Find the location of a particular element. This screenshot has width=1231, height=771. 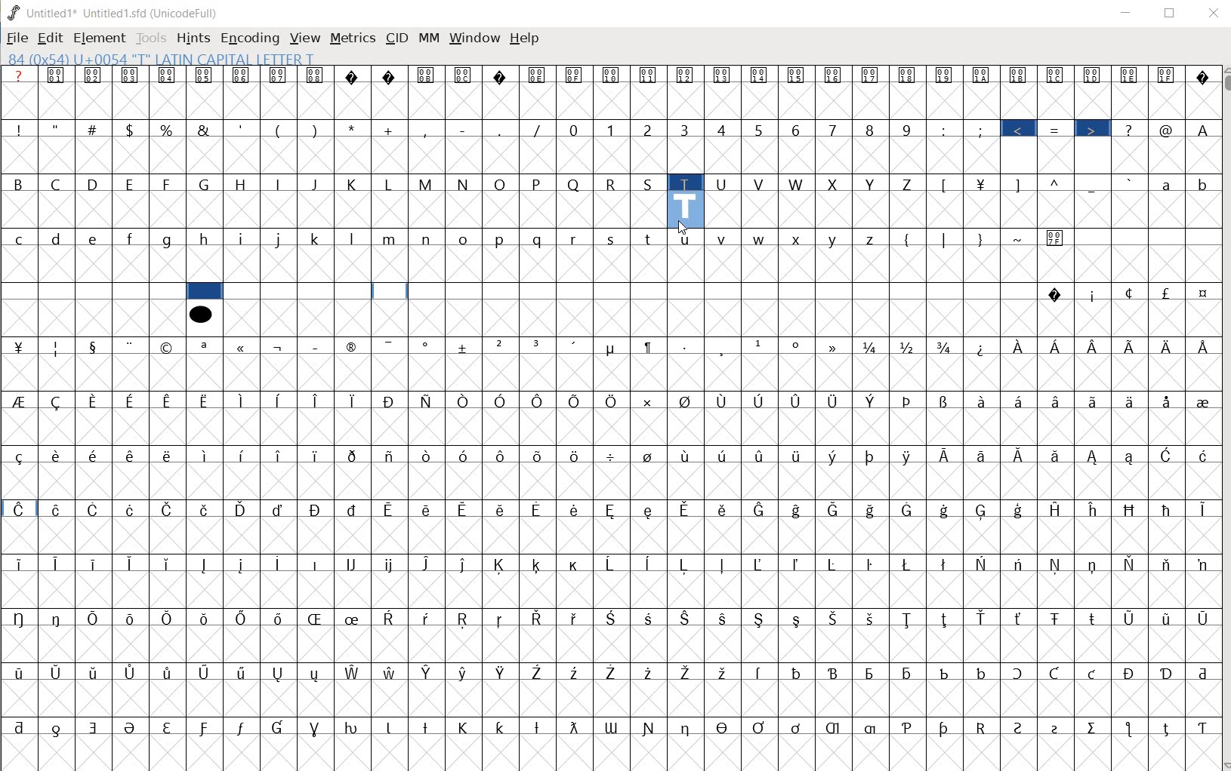

Symbol is located at coordinates (539, 619).